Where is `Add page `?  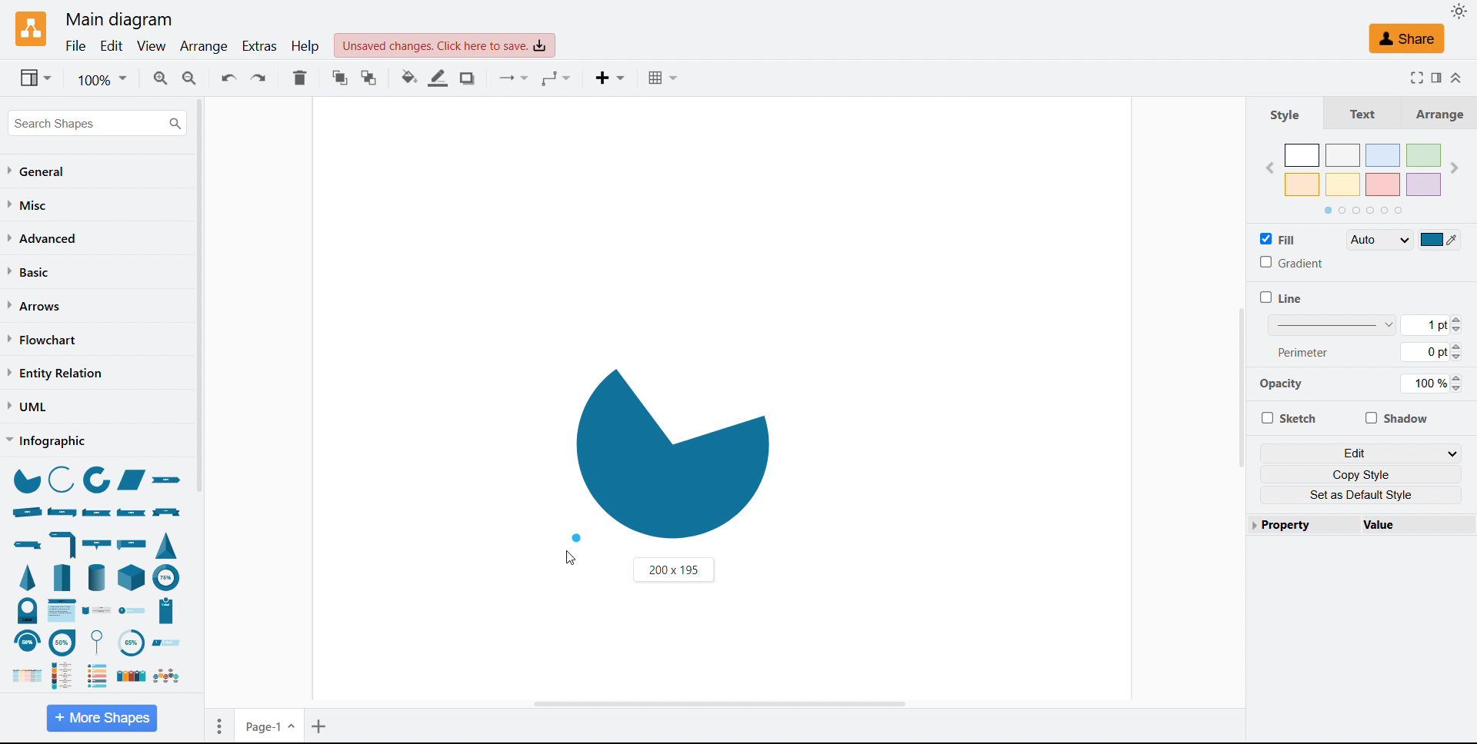
Add page  is located at coordinates (321, 726).